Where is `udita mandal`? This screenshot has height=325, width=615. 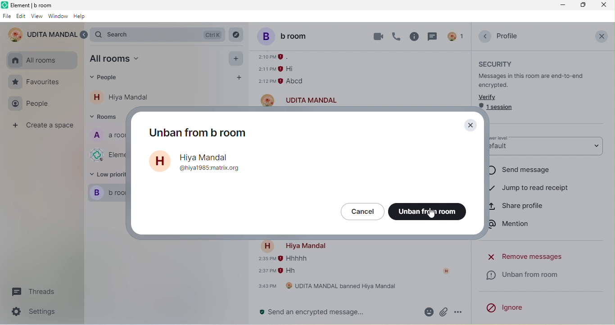 udita mandal is located at coordinates (313, 101).